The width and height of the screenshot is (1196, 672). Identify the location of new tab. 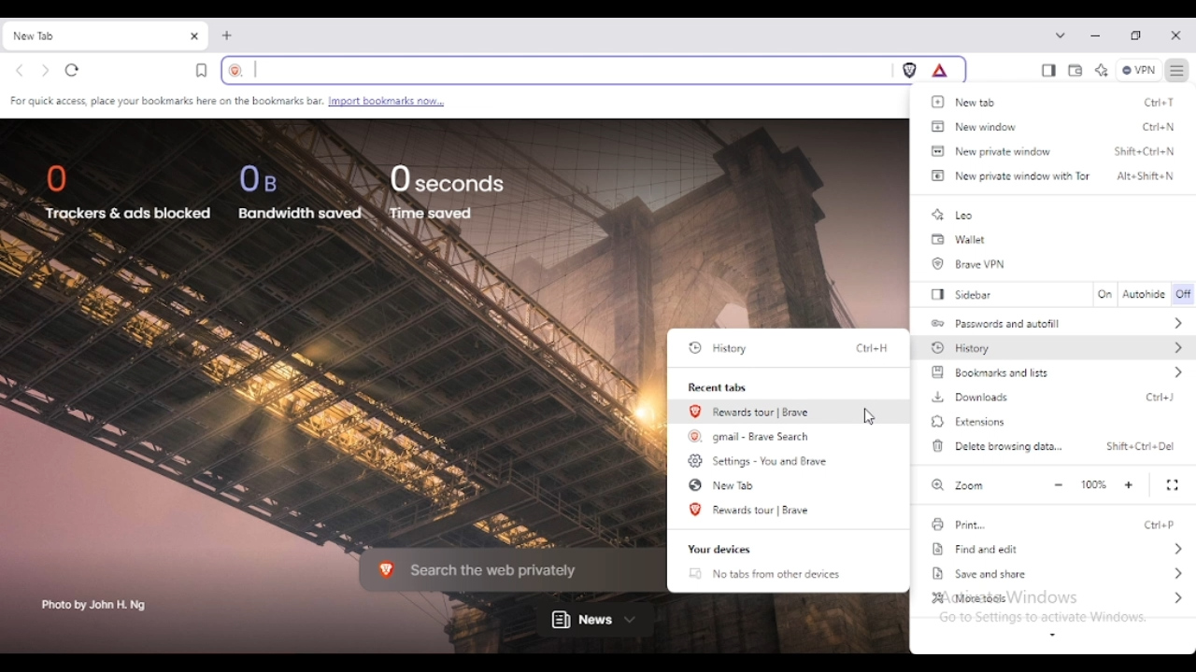
(967, 102).